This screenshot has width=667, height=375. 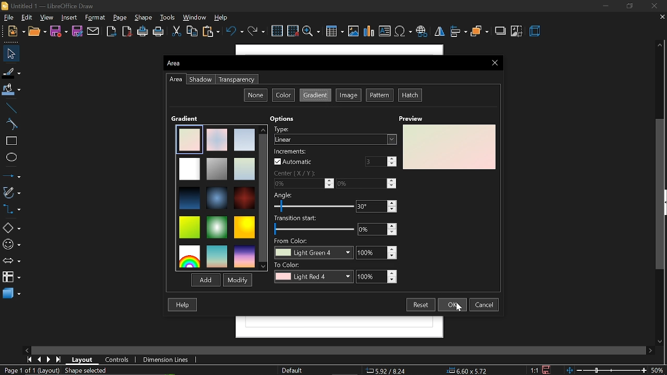 What do you see at coordinates (533, 370) in the screenshot?
I see `scaling factor (1:1)` at bounding box center [533, 370].